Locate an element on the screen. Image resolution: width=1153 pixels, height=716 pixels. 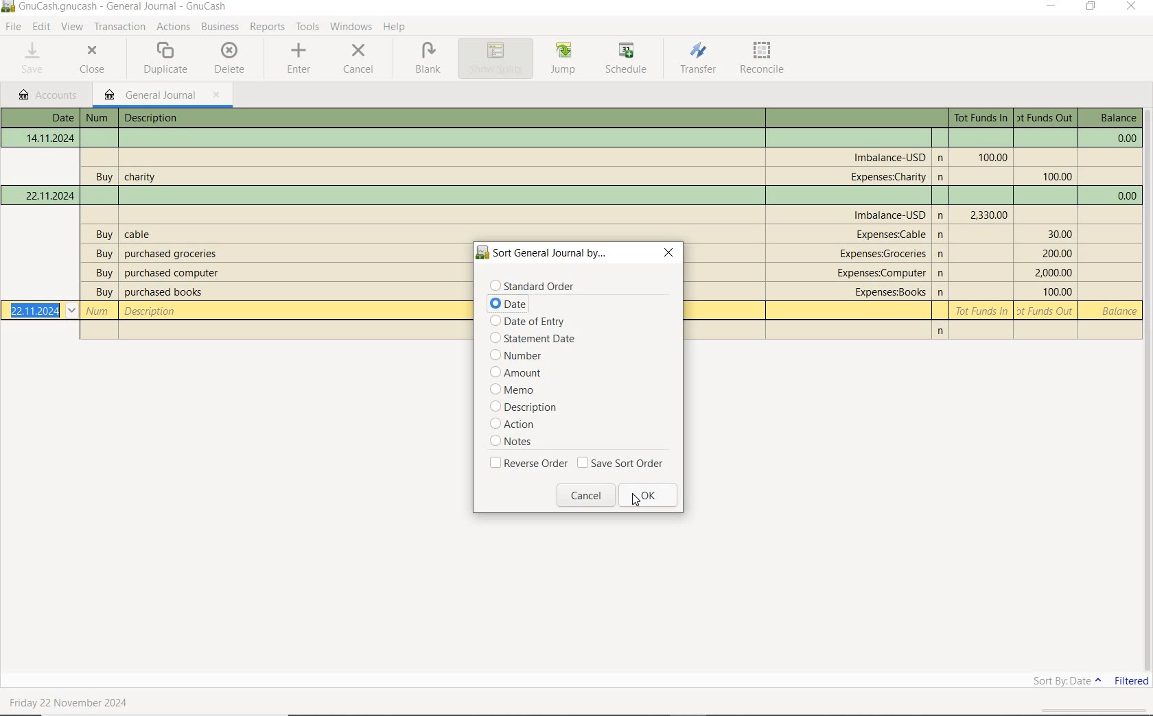
Number is located at coordinates (99, 312).